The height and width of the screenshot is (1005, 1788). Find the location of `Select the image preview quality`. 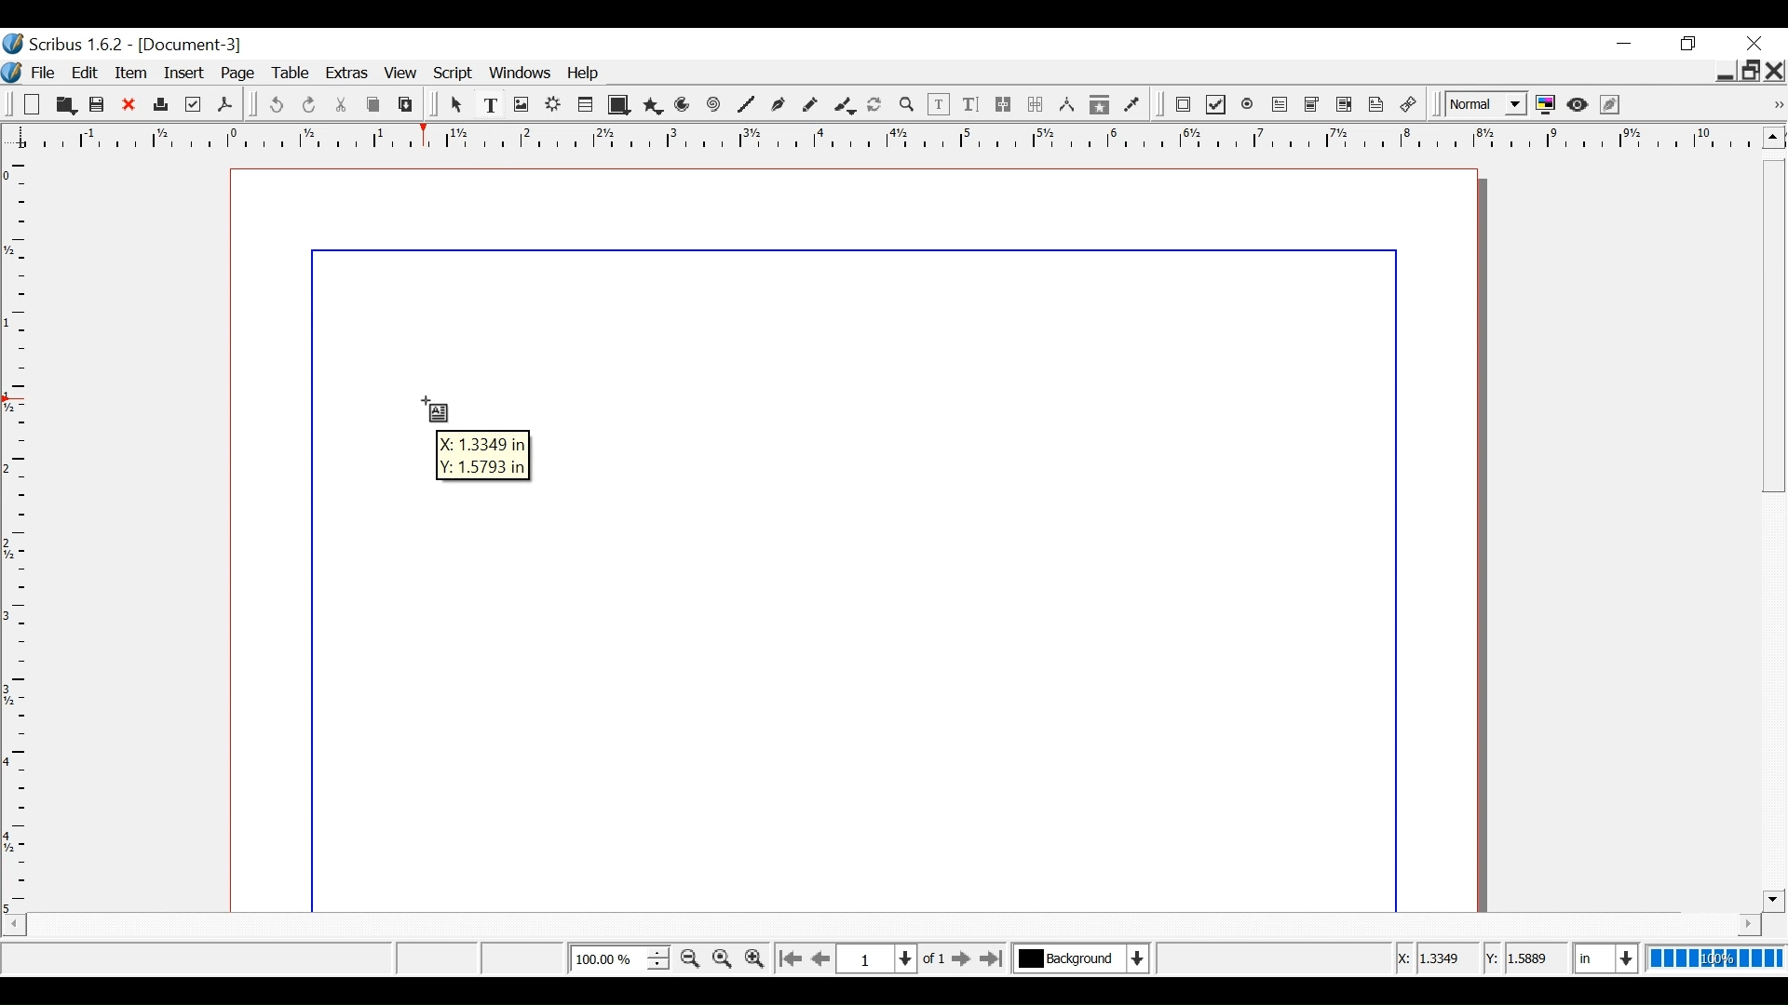

Select the image preview quality is located at coordinates (1488, 104).